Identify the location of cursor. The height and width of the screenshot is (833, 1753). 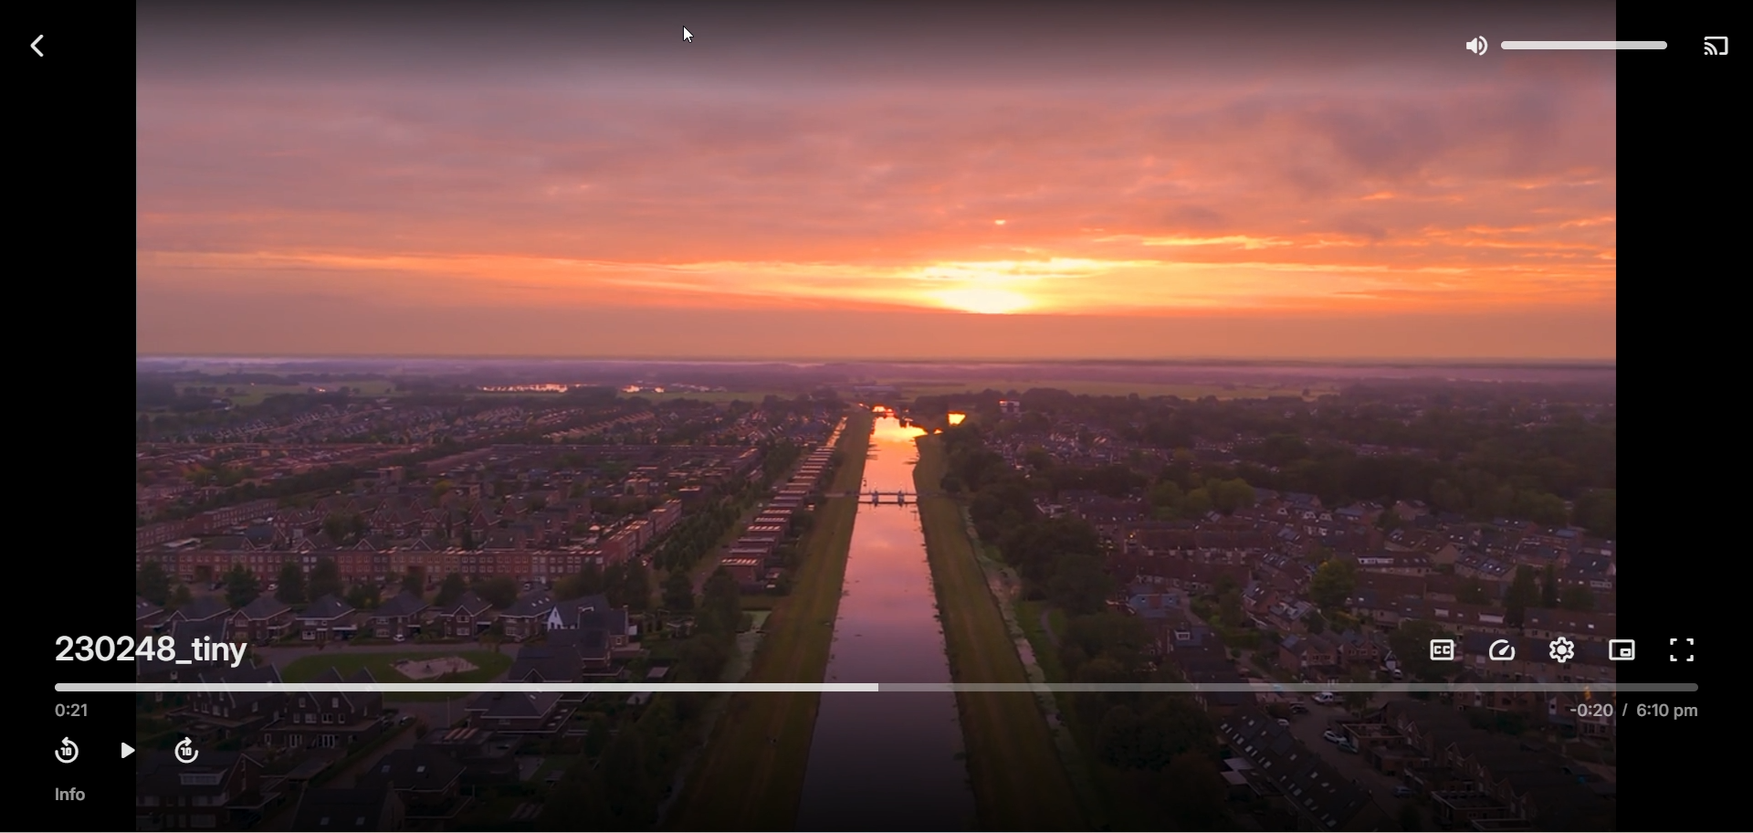
(681, 39).